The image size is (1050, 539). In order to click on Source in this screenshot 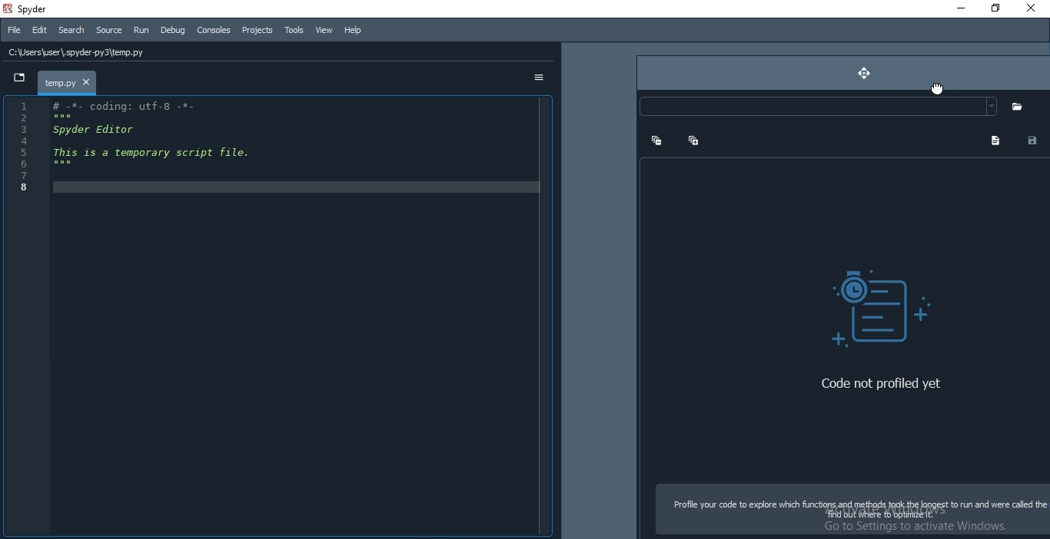, I will do `click(109, 31)`.